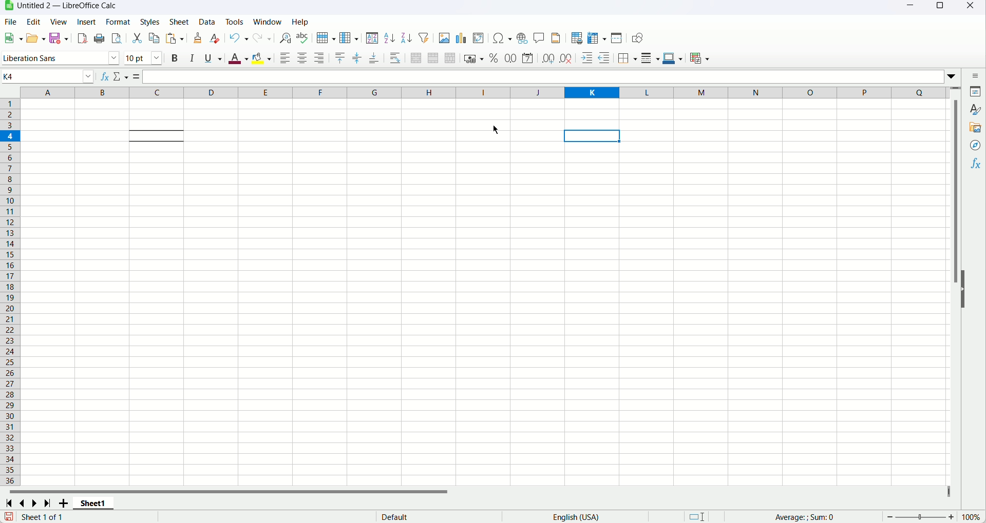 Image resolution: width=986 pixels, height=523 pixels. What do you see at coordinates (238, 59) in the screenshot?
I see `Font color` at bounding box center [238, 59].